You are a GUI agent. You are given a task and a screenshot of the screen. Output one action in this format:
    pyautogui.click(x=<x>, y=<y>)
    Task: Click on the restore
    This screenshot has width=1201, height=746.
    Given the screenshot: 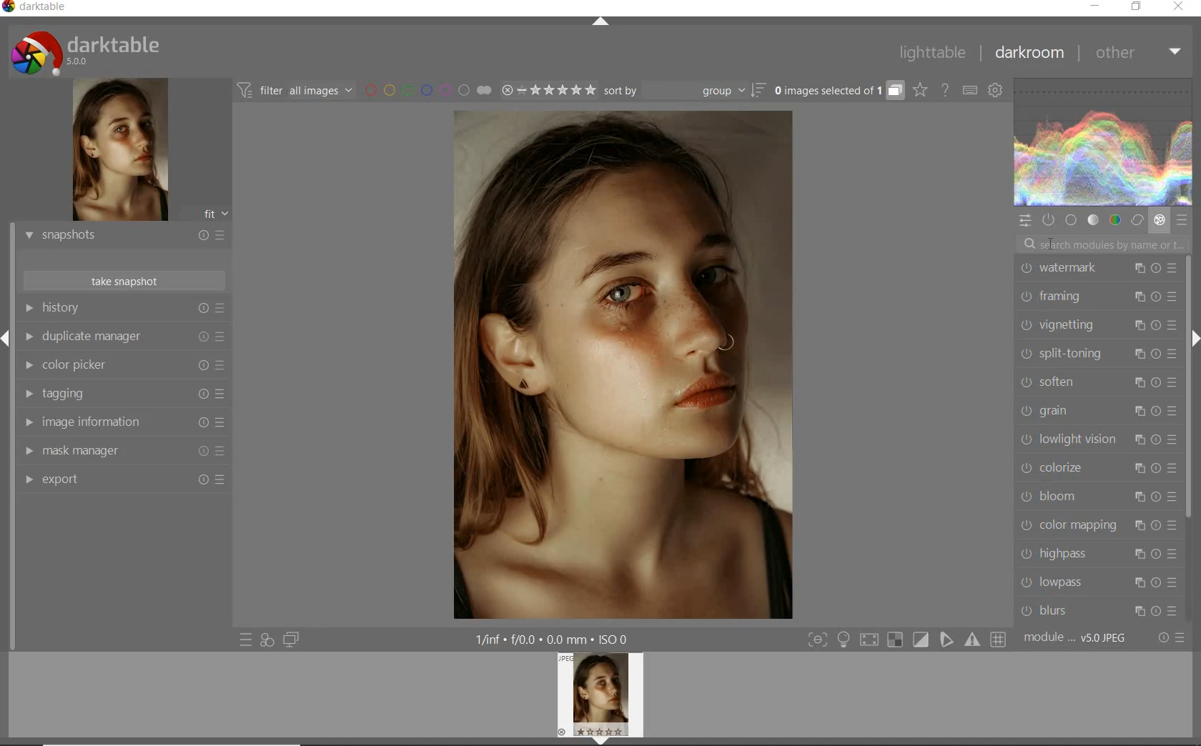 What is the action you would take?
    pyautogui.click(x=1137, y=9)
    